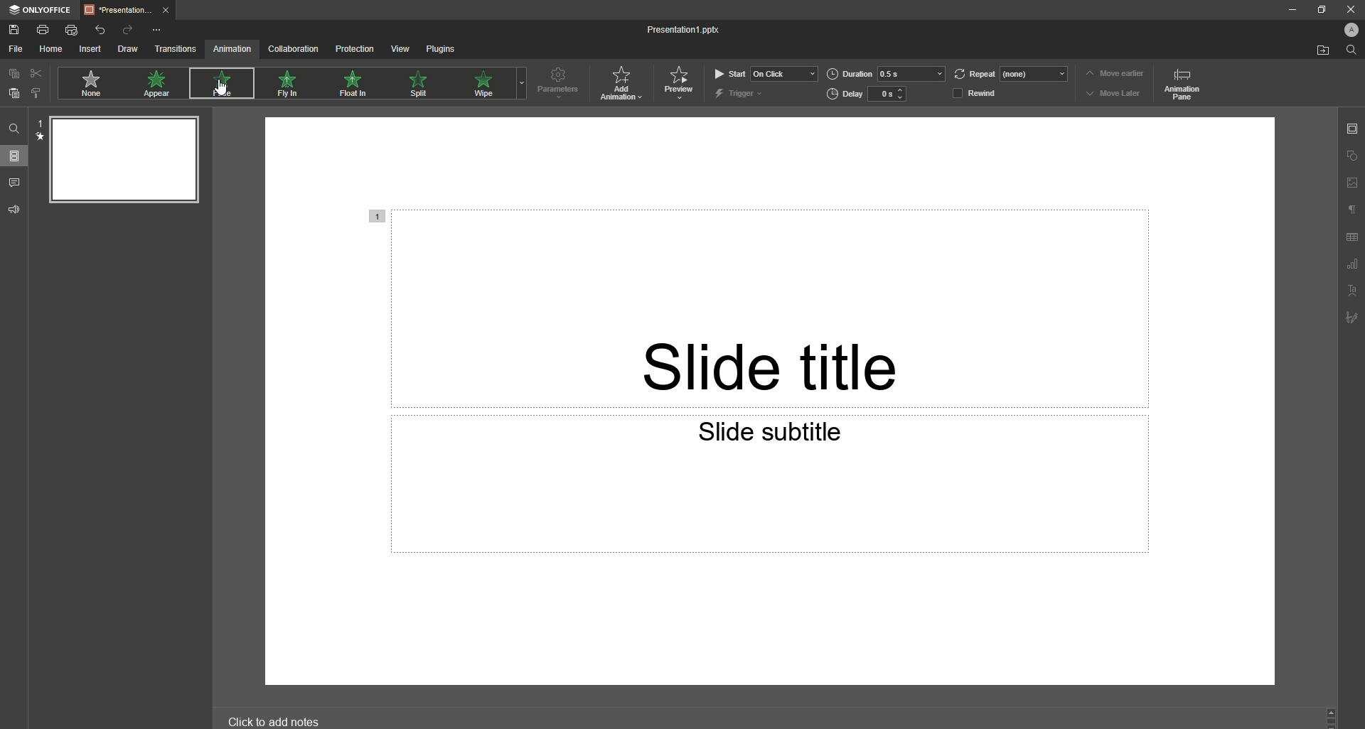 The image size is (1365, 729). I want to click on Fade, so click(220, 83).